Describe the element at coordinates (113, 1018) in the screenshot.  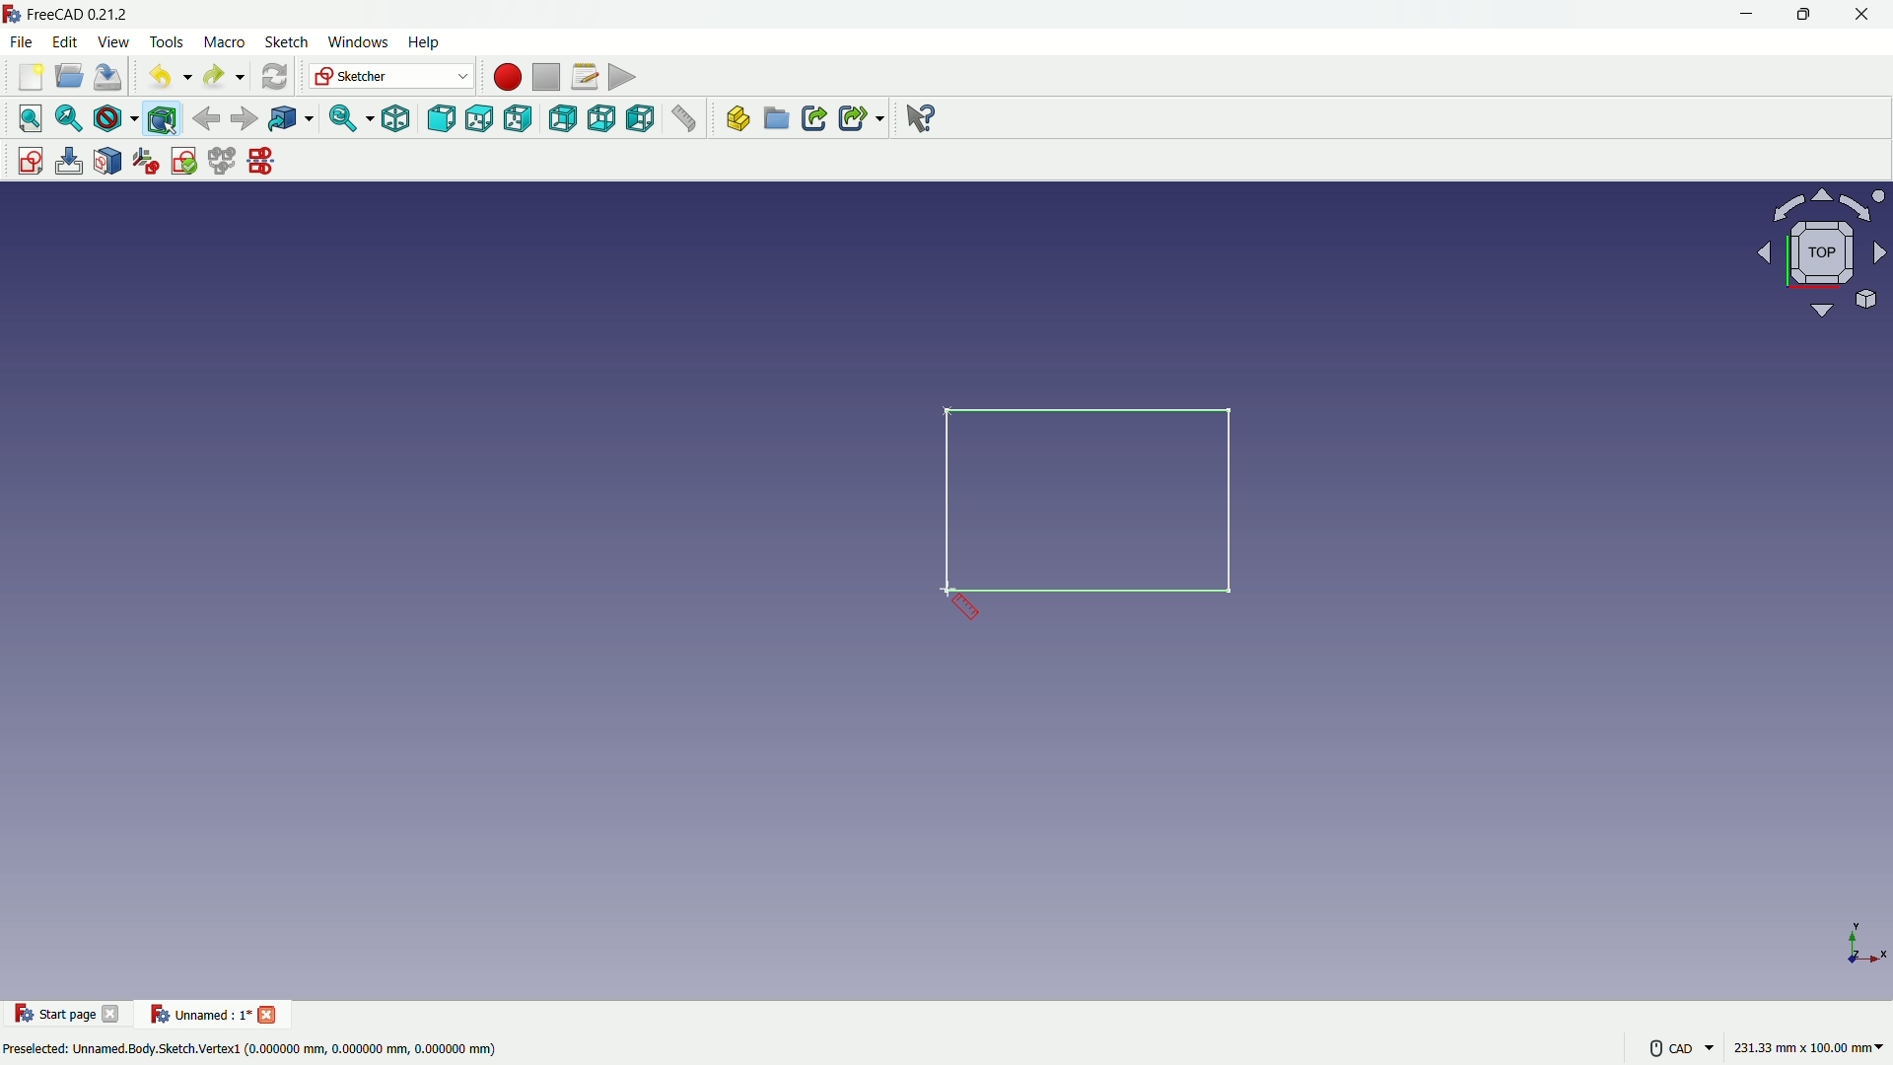
I see `close start page` at that location.